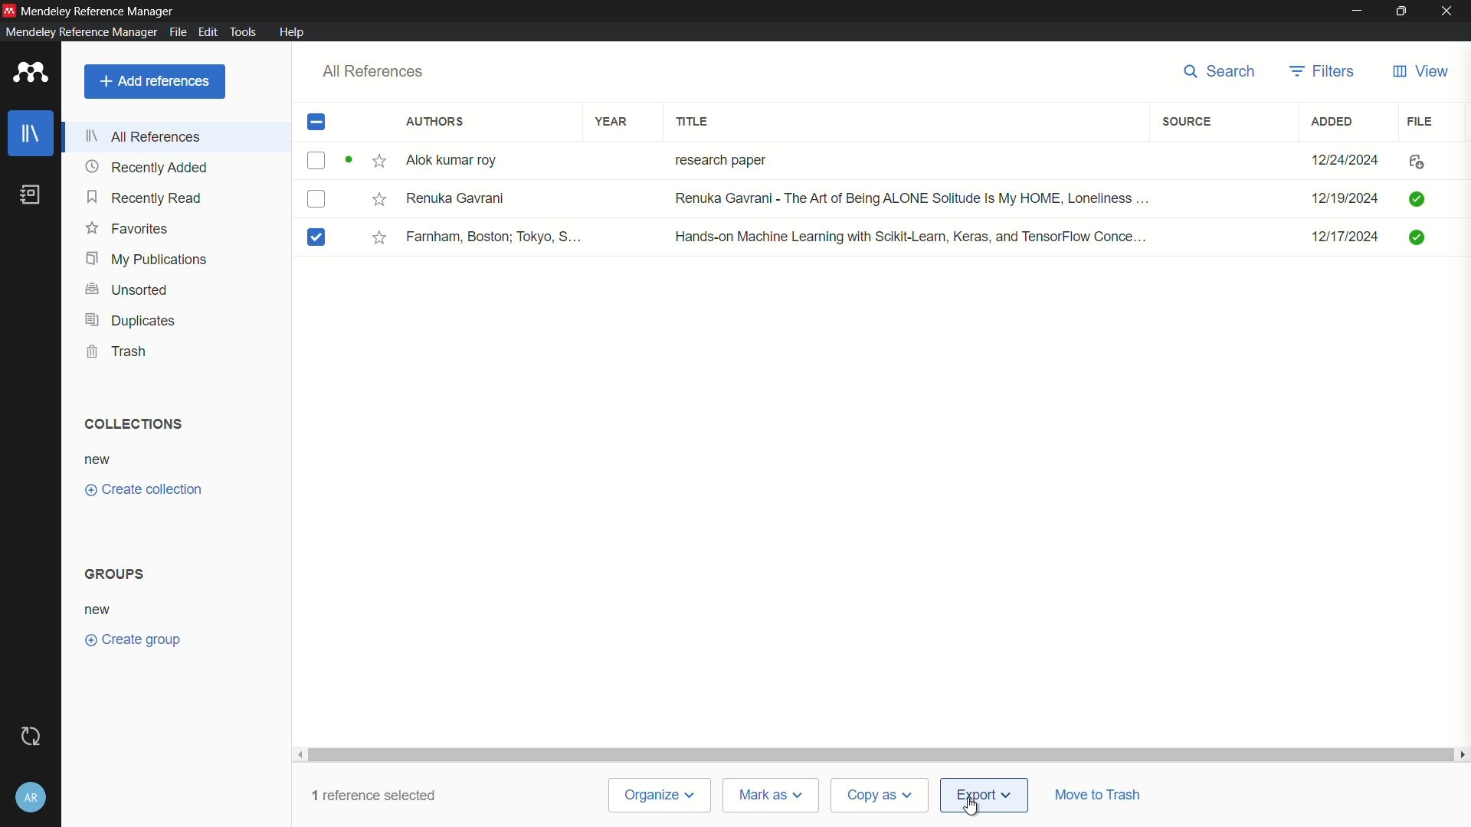  I want to click on maximize, so click(1401, 11).